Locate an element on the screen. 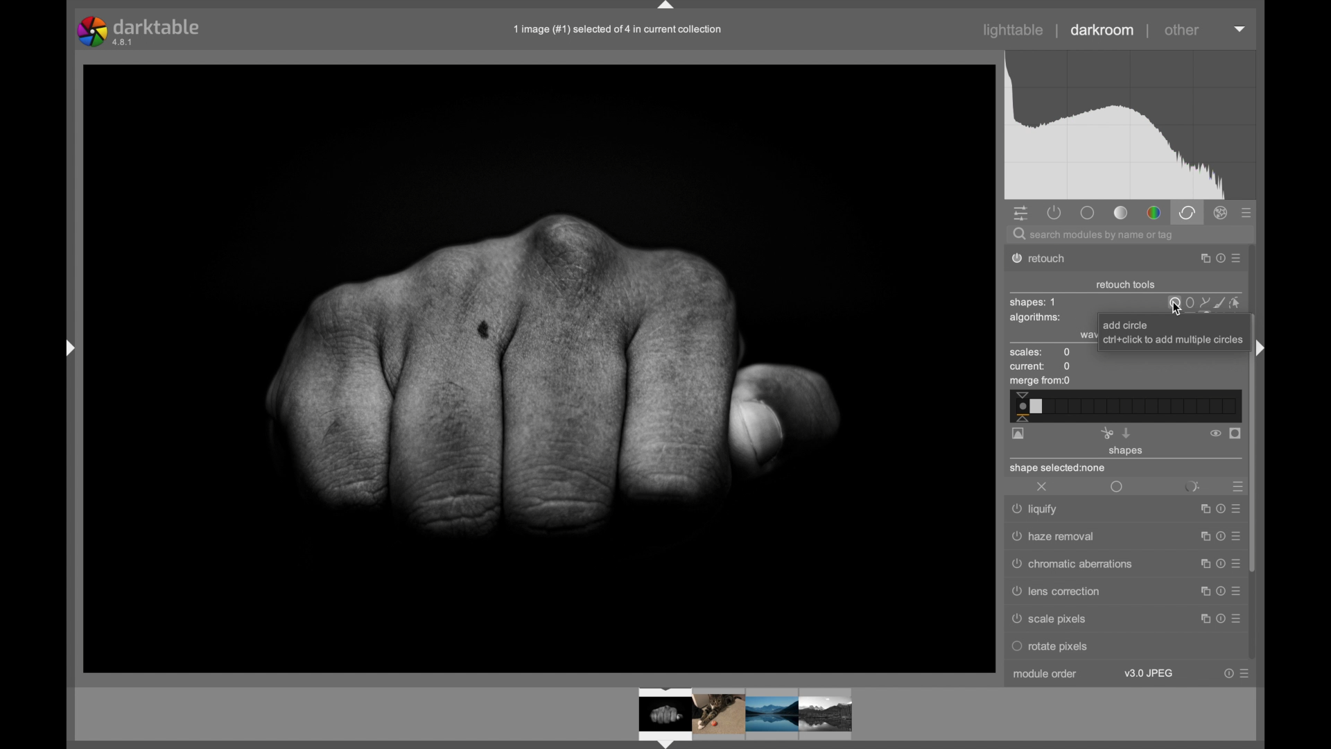  draw mask options is located at coordinates (1205, 302).